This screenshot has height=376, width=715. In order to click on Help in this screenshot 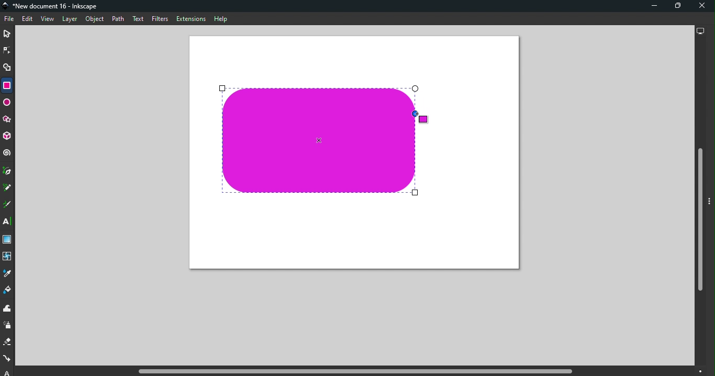, I will do `click(221, 19)`.